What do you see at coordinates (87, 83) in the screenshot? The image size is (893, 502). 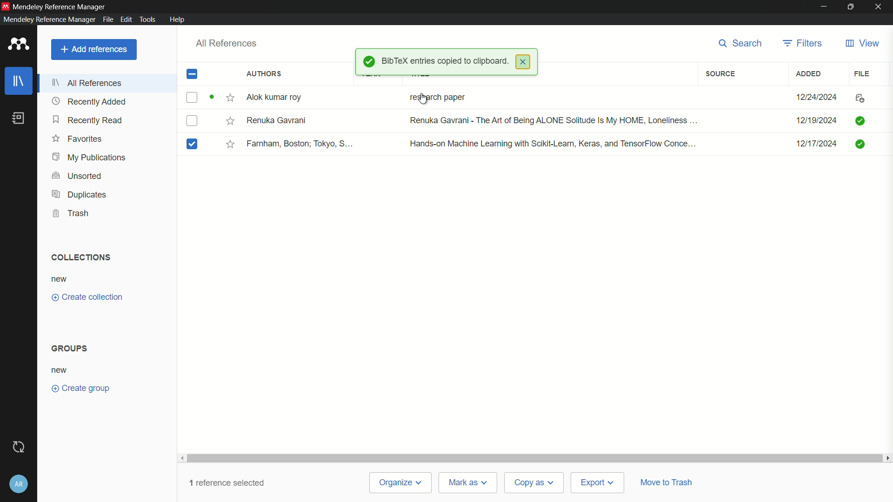 I see `all references` at bounding box center [87, 83].